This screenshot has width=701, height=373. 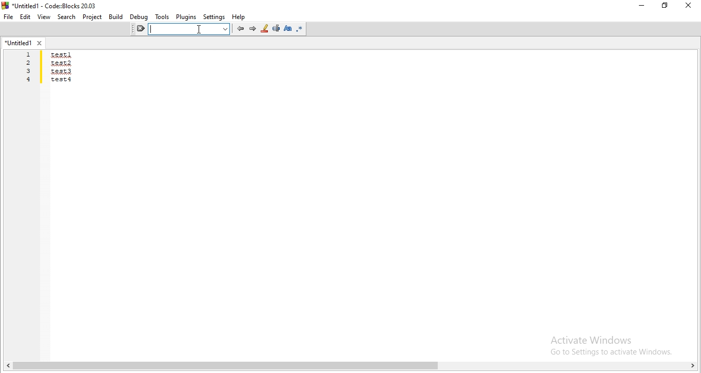 What do you see at coordinates (350, 367) in the screenshot?
I see `scrollbar` at bounding box center [350, 367].